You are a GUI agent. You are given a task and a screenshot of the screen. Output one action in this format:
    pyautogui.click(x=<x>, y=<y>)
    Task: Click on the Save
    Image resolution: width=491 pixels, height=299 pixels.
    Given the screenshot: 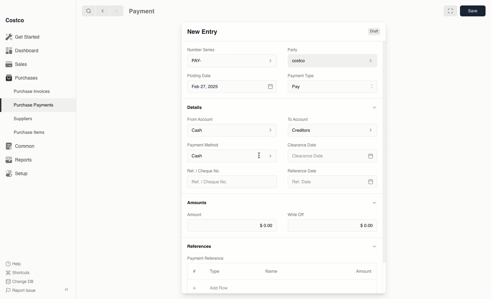 What is the action you would take?
    pyautogui.click(x=472, y=11)
    